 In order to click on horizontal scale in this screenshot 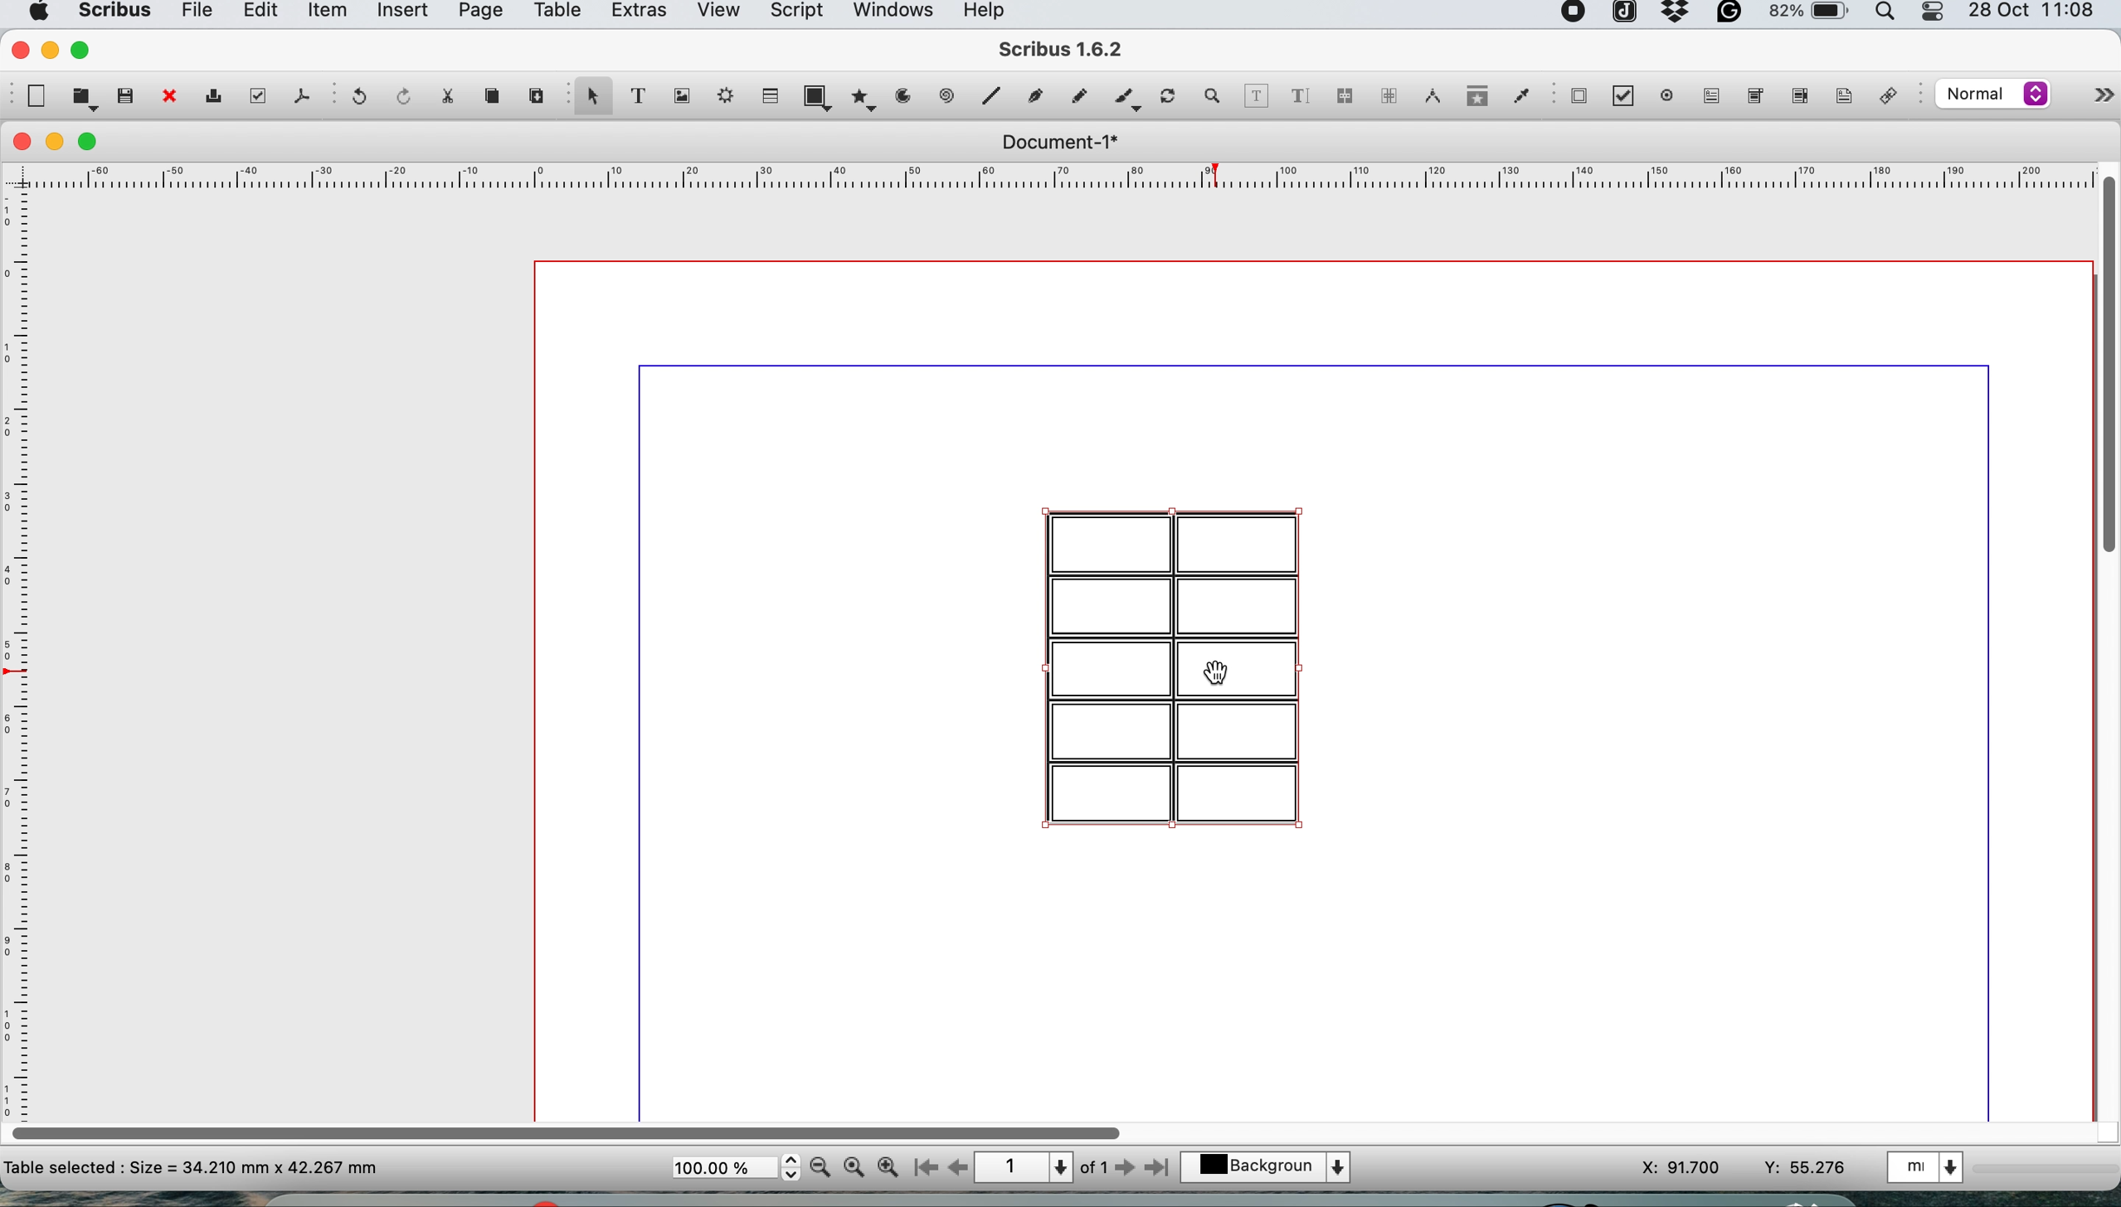, I will do `click(1063, 180)`.